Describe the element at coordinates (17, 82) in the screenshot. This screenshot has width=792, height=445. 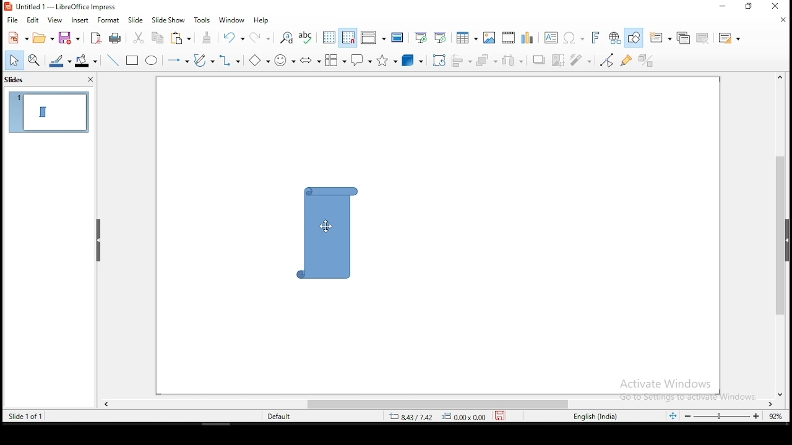
I see `slides` at that location.